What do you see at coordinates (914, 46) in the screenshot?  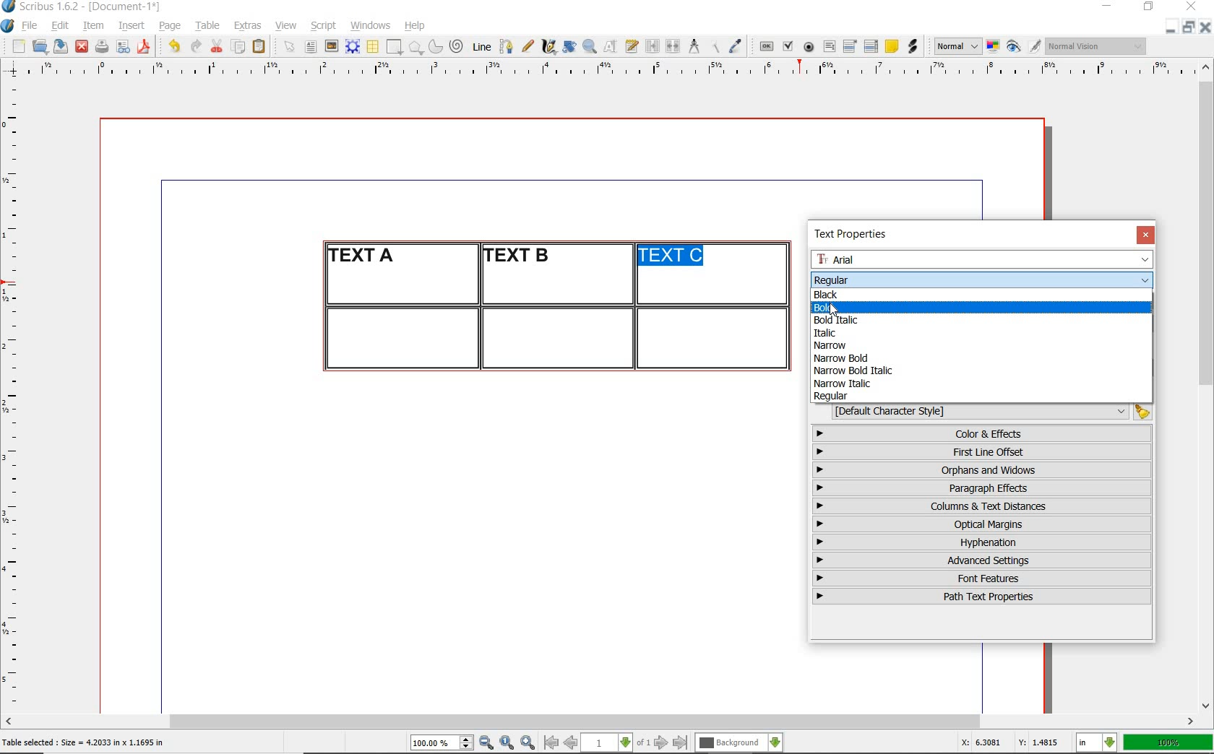 I see `link annotation` at bounding box center [914, 46].